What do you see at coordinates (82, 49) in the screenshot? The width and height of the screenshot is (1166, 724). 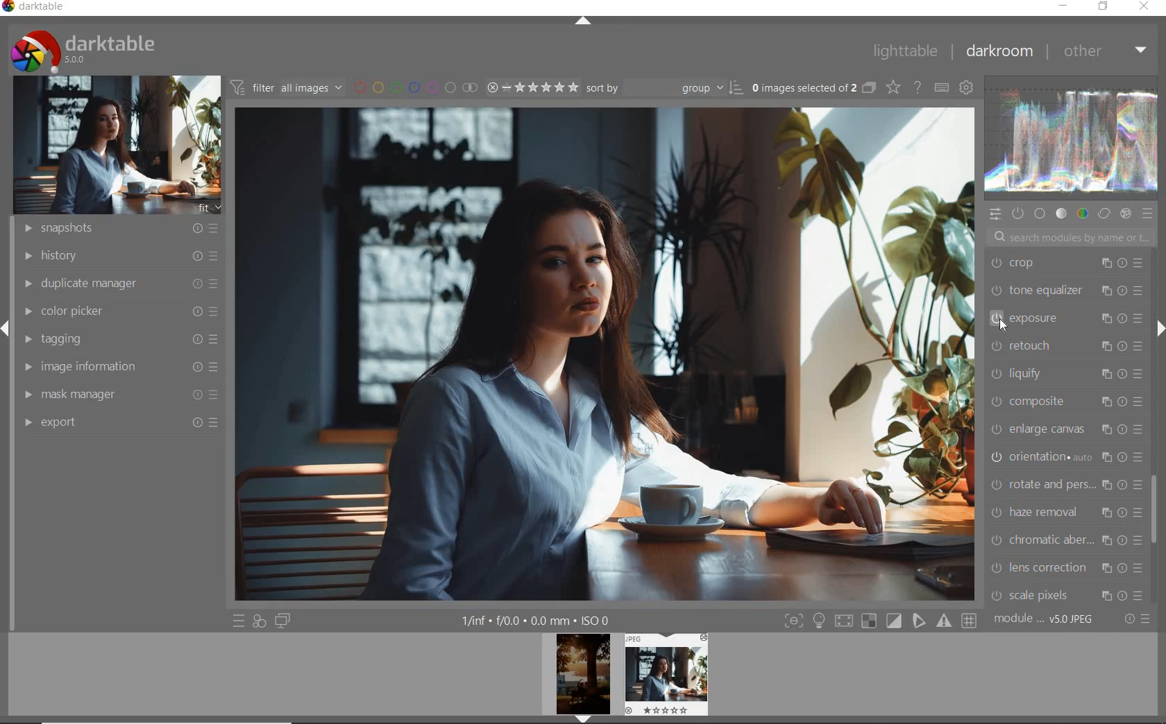 I see `SYSTEM LOGO & NAME` at bounding box center [82, 49].